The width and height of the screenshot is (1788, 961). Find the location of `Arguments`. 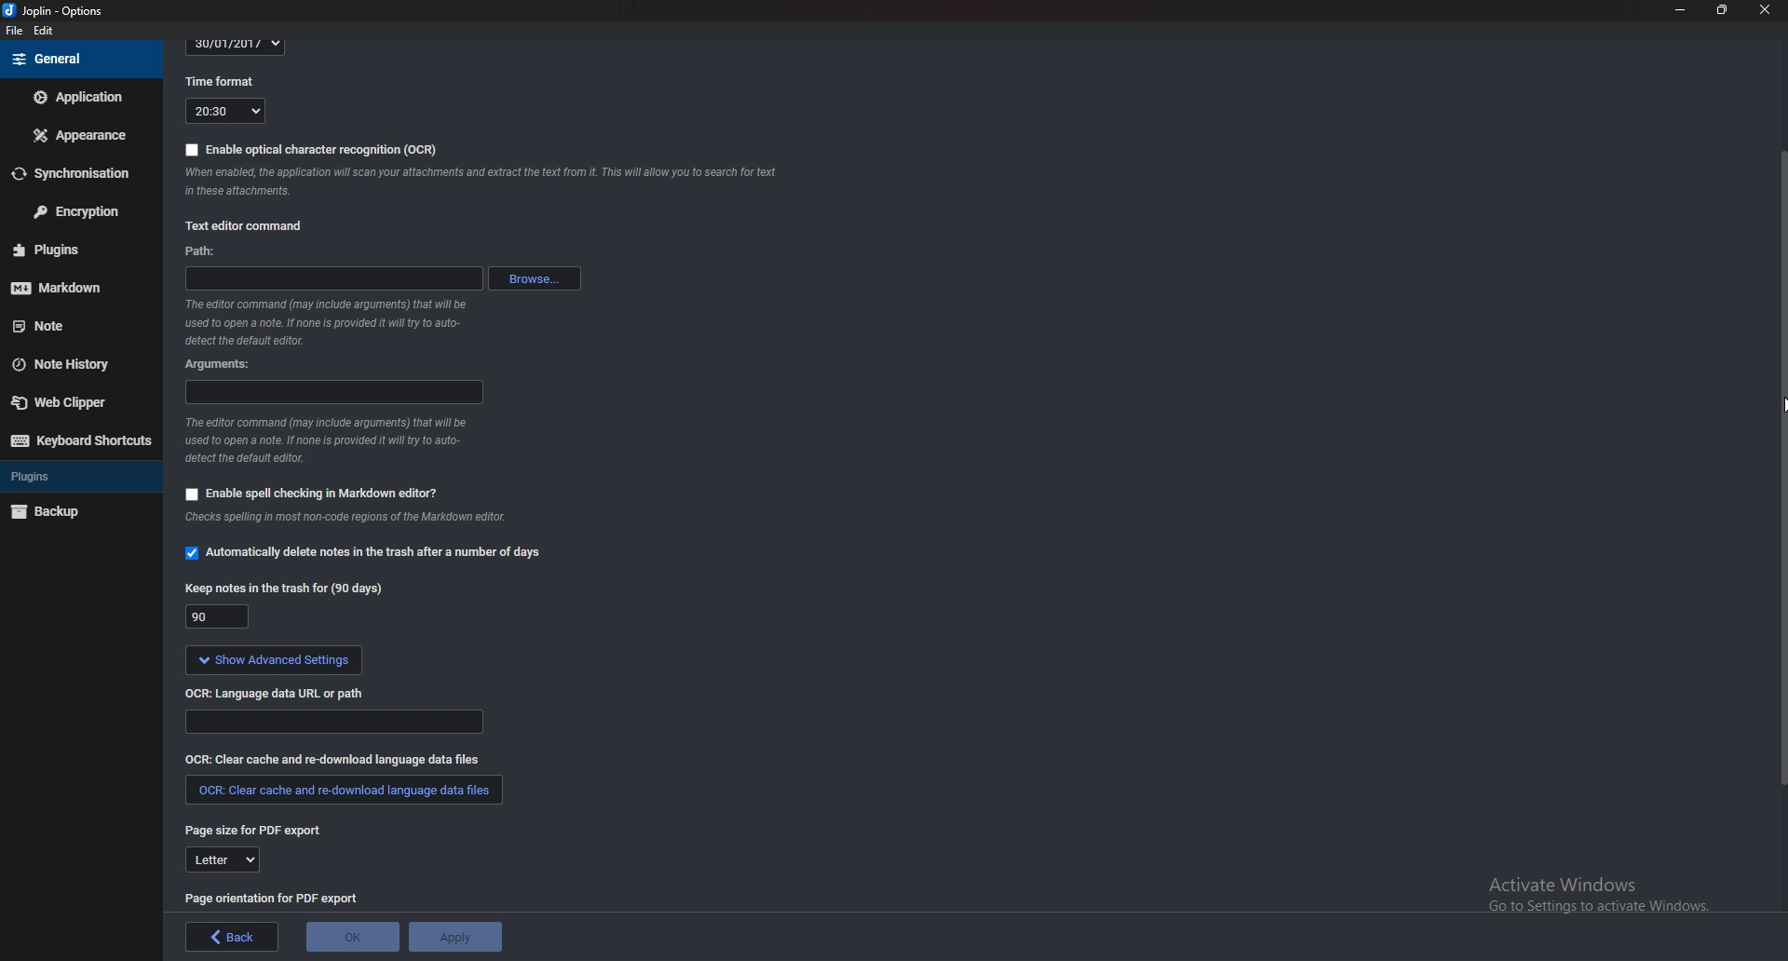

Arguments is located at coordinates (226, 364).